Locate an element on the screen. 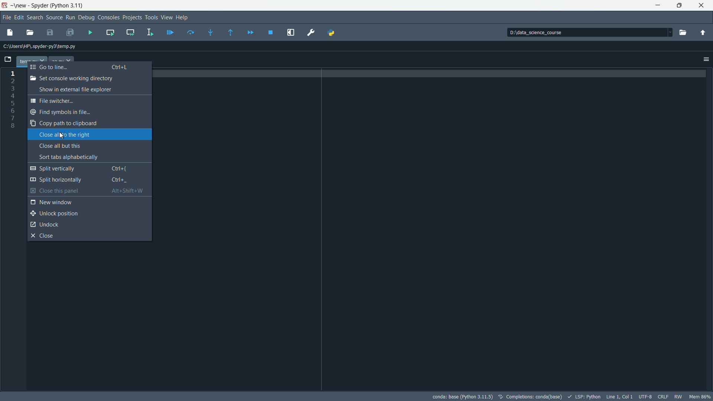  PYTHONPATH manager is located at coordinates (336, 32).